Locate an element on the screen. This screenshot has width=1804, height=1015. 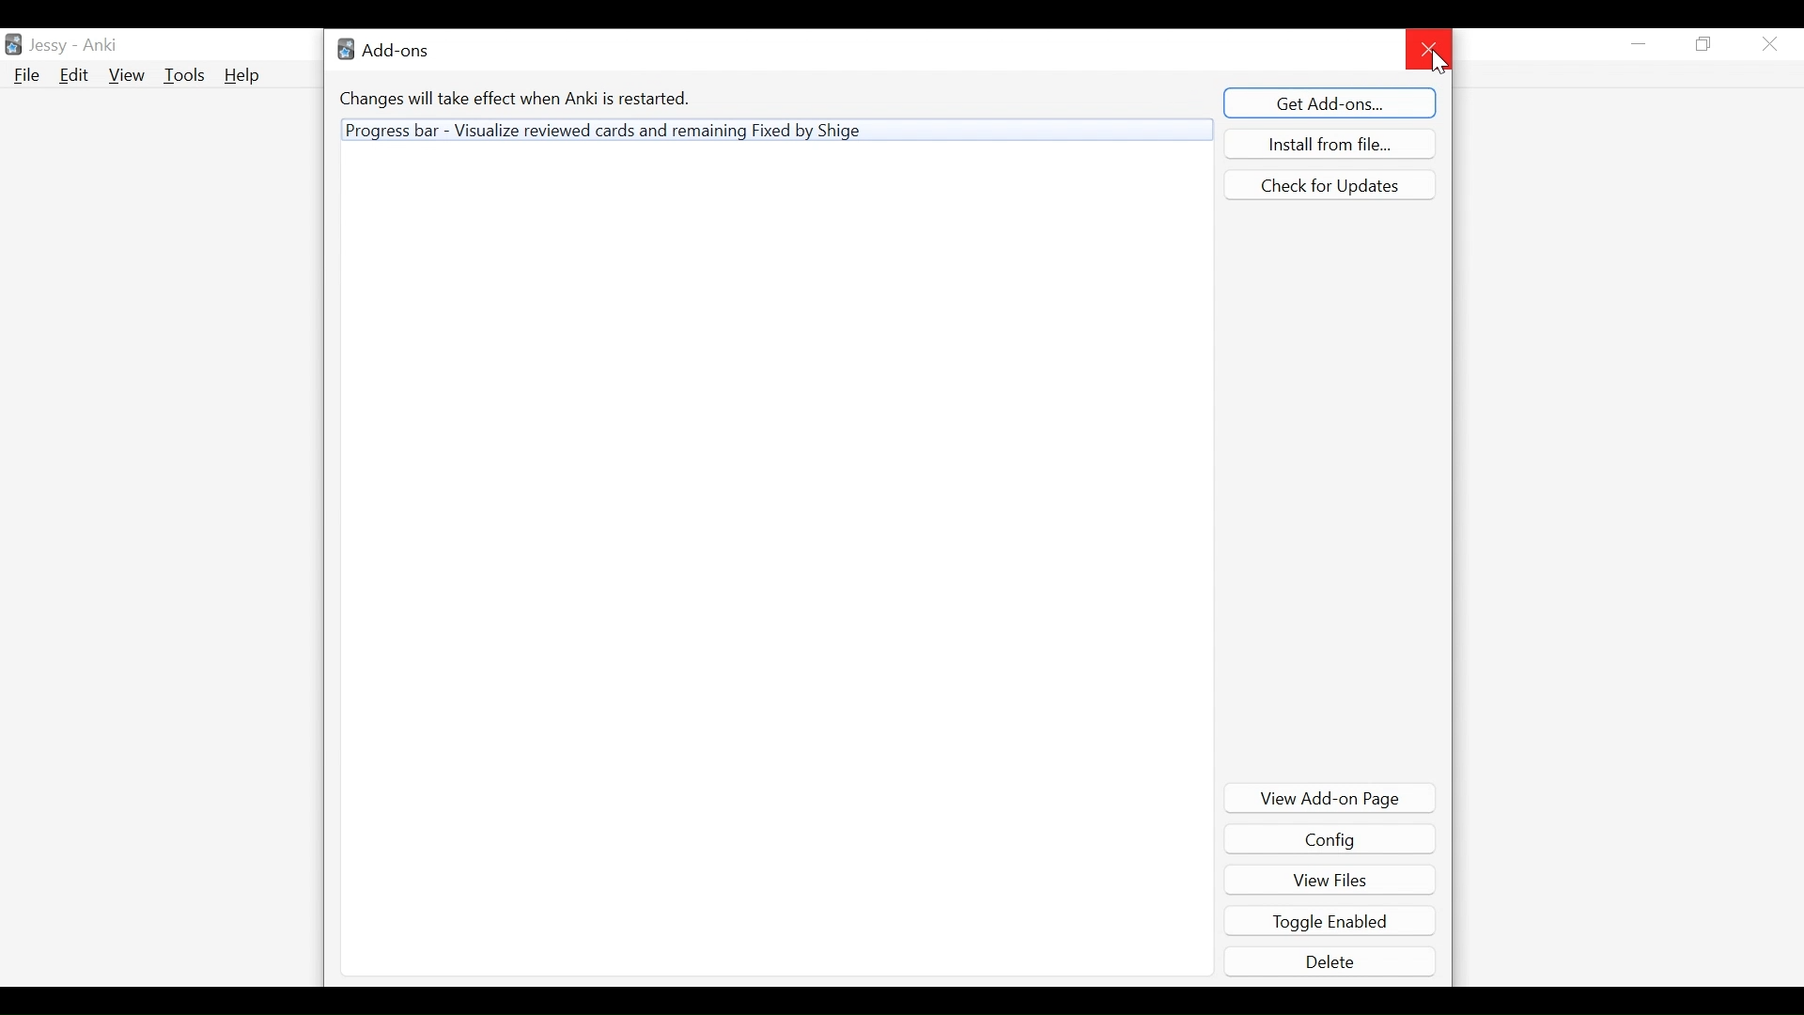
View Add-on Page is located at coordinates (1331, 798).